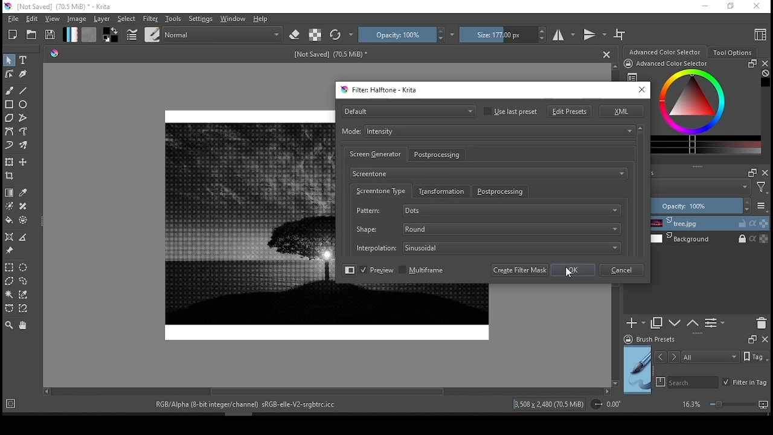  I want to click on fill tool, so click(9, 220).